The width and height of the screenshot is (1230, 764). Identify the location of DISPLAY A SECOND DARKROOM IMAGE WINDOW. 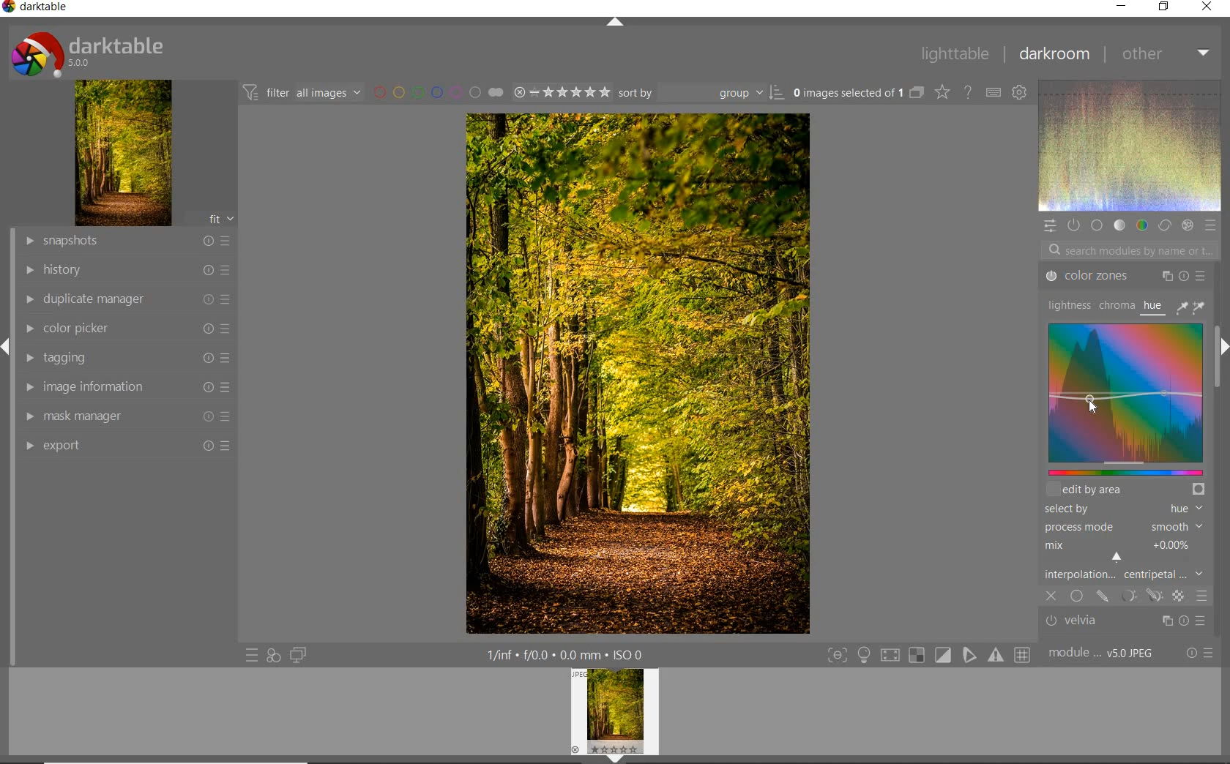
(298, 657).